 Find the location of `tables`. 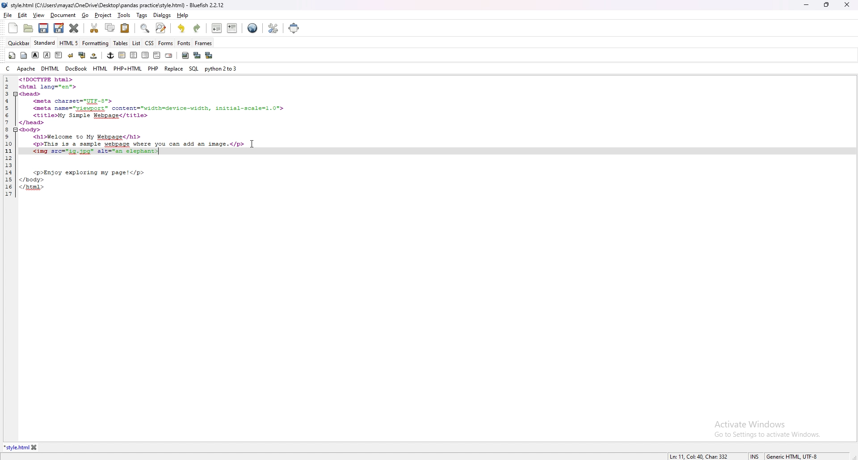

tables is located at coordinates (121, 44).